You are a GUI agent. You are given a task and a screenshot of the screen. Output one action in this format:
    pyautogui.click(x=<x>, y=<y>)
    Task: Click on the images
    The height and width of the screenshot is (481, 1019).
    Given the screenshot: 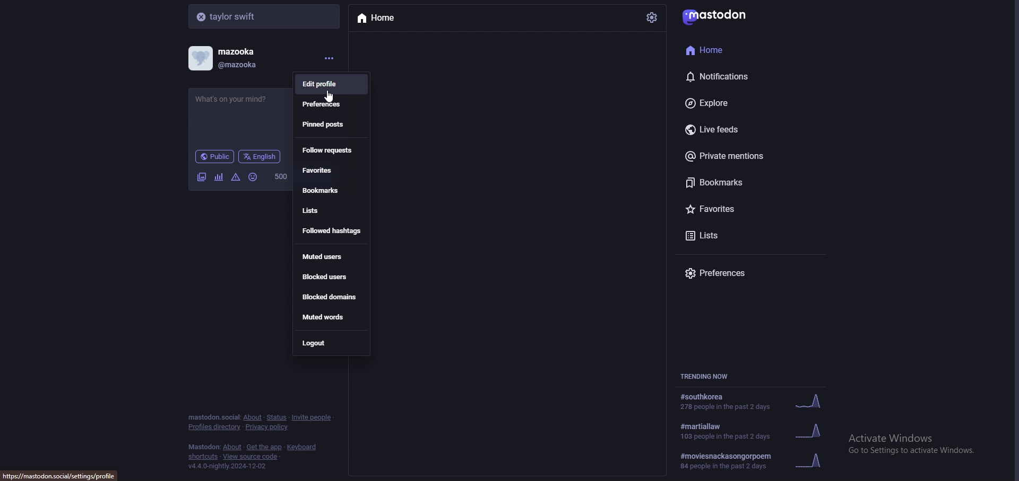 What is the action you would take?
    pyautogui.click(x=201, y=176)
    